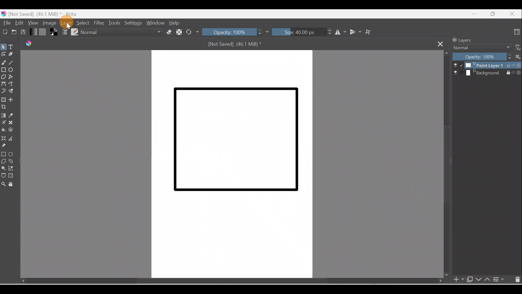 The width and height of the screenshot is (522, 294). I want to click on Freehand selection tool, so click(14, 161).